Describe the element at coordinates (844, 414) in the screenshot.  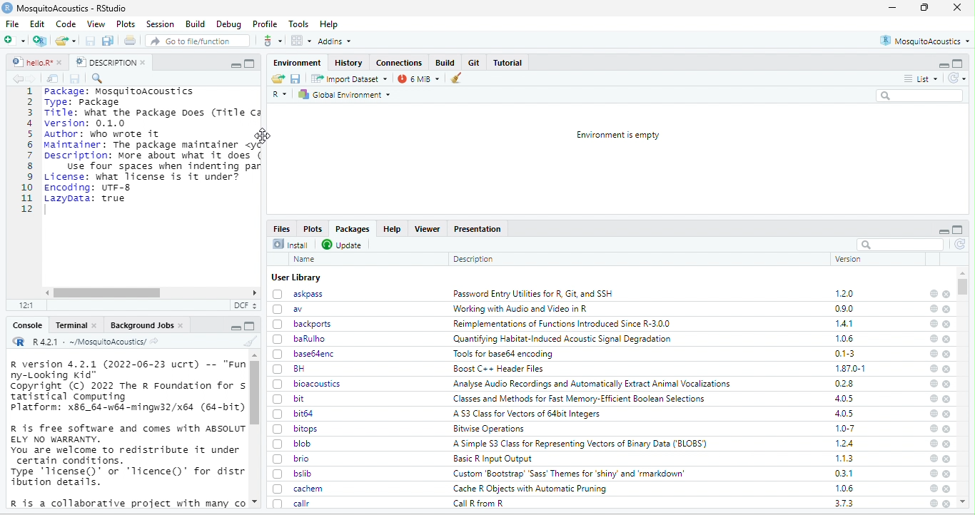
I see `4.0.5` at that location.